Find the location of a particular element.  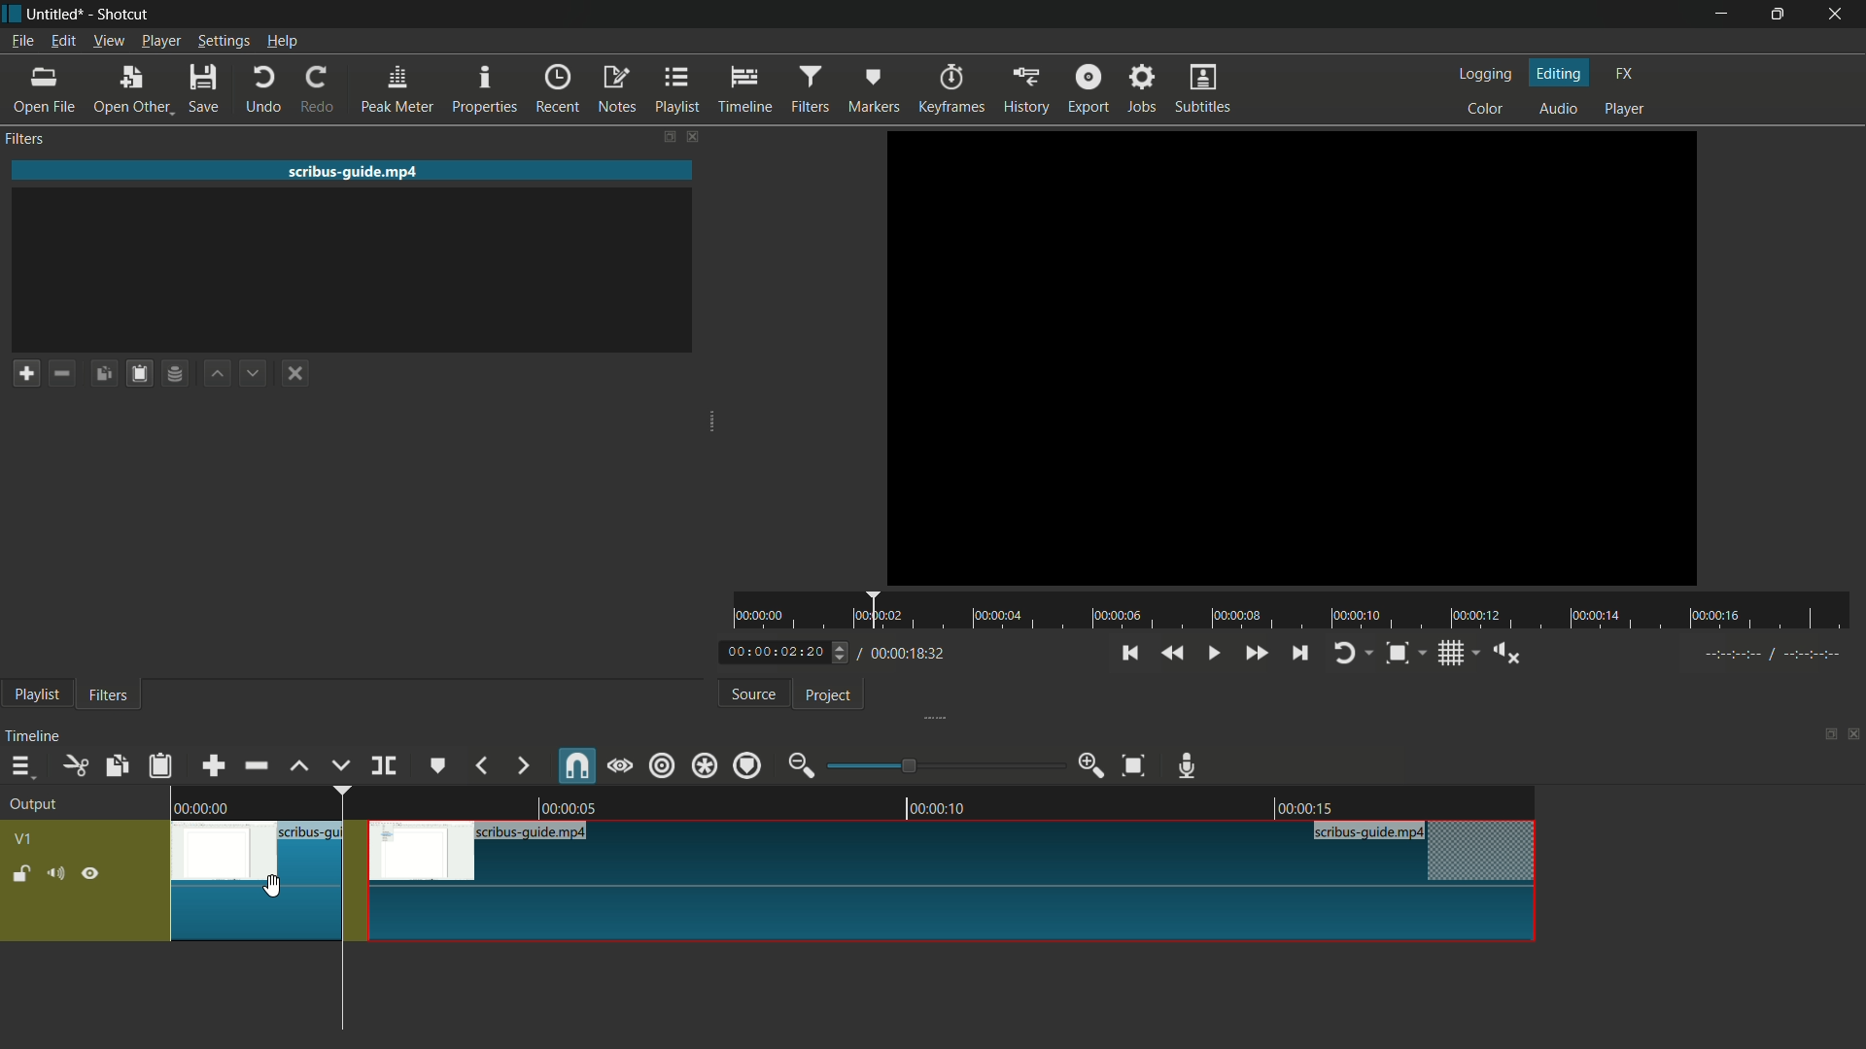

editing is located at coordinates (1561, 72).